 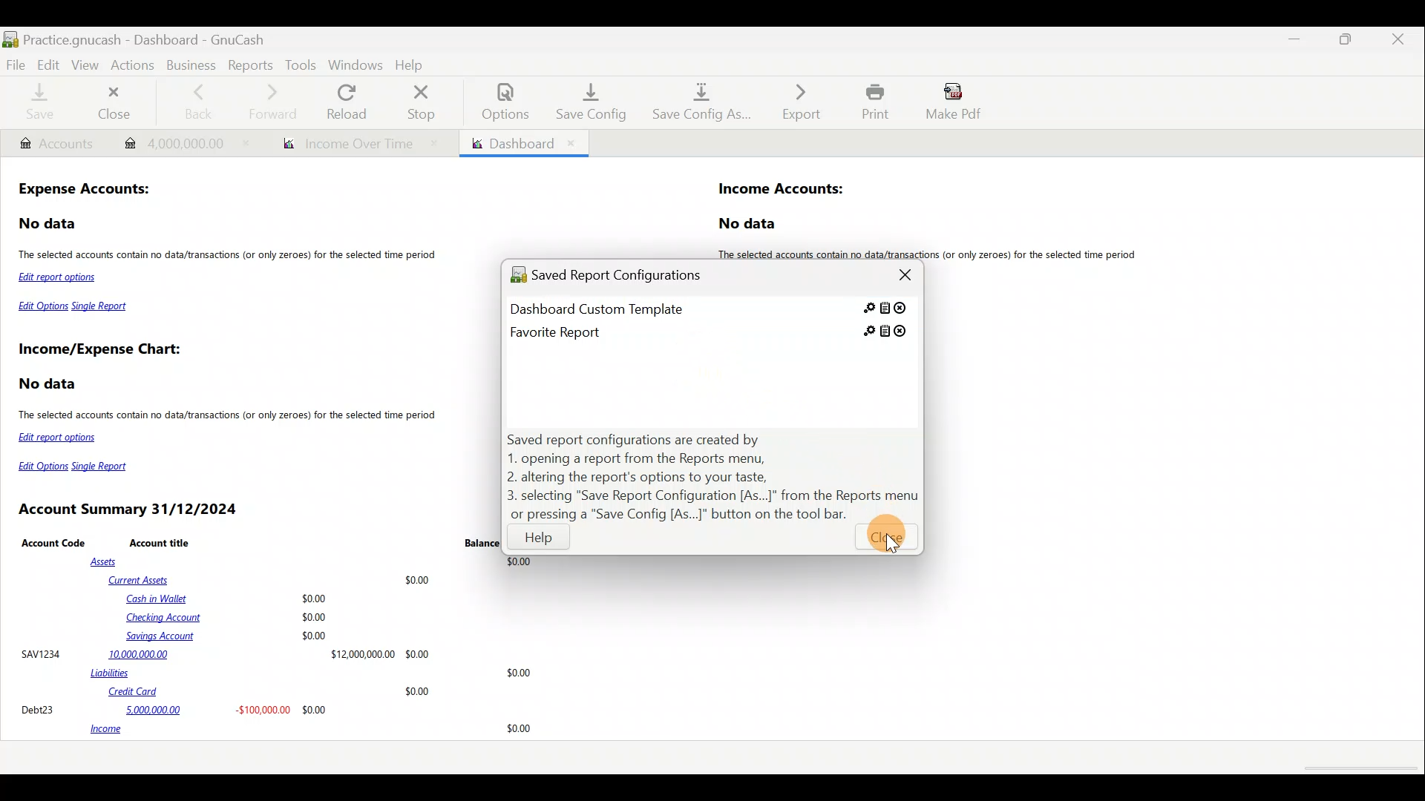 I want to click on Income/Expense Chart:, so click(x=99, y=351).